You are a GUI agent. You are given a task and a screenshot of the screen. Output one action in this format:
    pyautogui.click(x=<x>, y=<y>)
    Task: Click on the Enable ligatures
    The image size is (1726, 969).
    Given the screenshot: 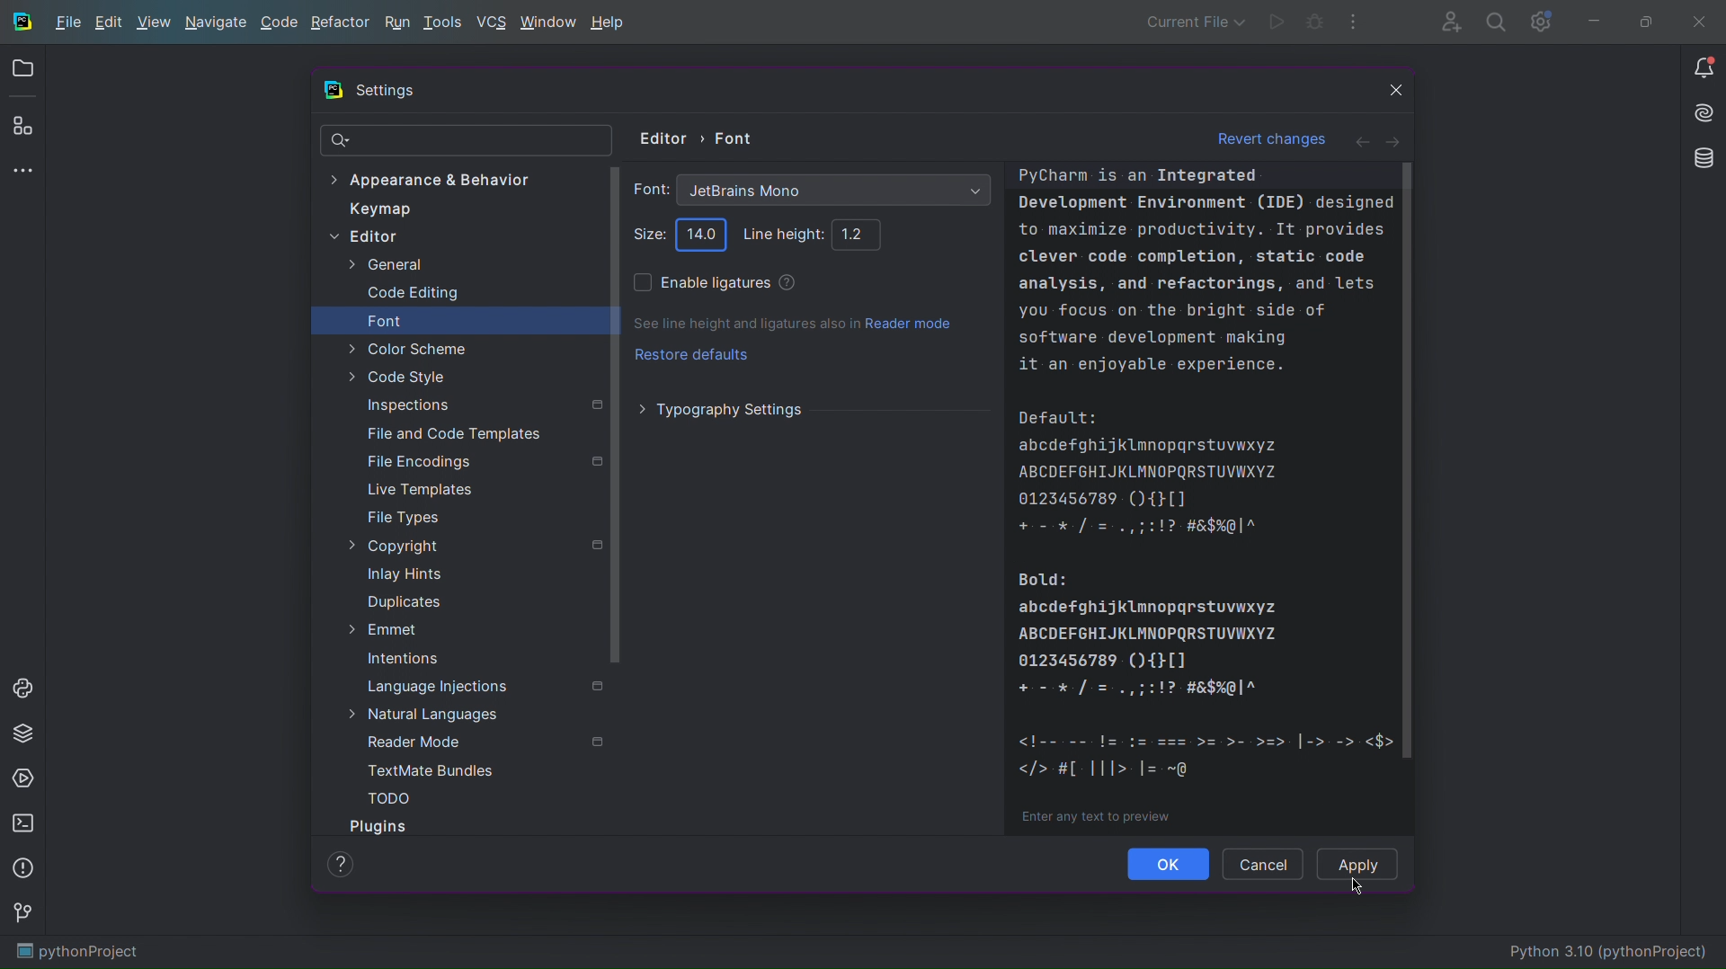 What is the action you would take?
    pyautogui.click(x=699, y=281)
    